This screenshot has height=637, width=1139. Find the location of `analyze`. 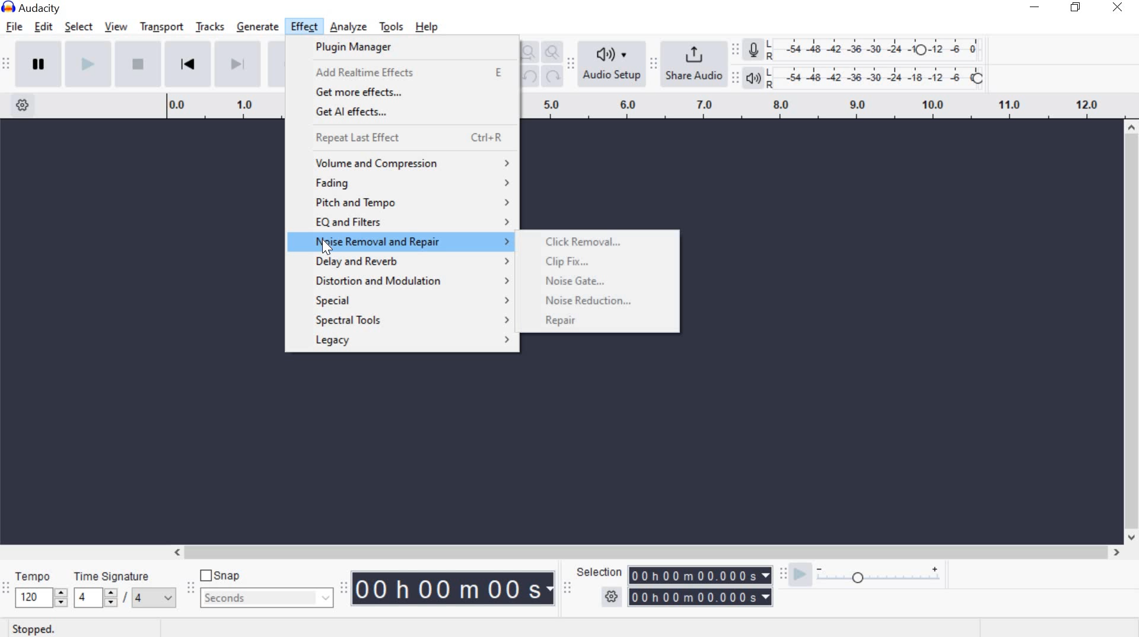

analyze is located at coordinates (349, 27).